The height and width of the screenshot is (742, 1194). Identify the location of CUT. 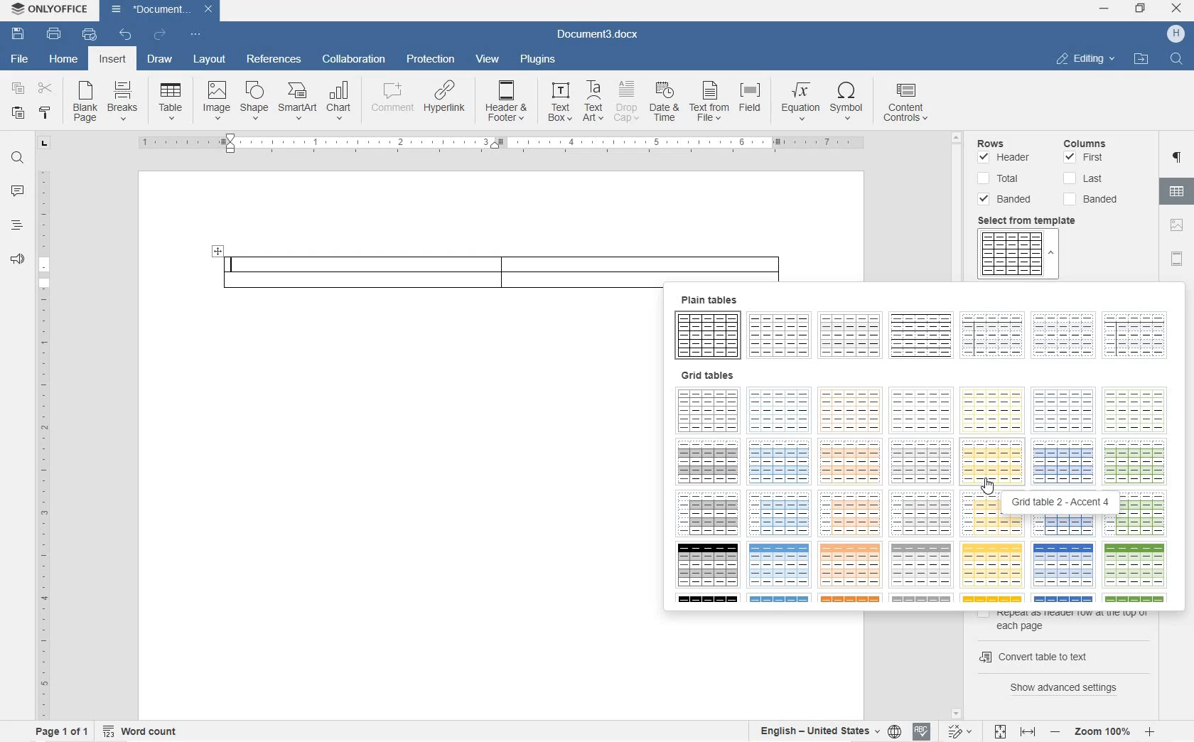
(48, 90).